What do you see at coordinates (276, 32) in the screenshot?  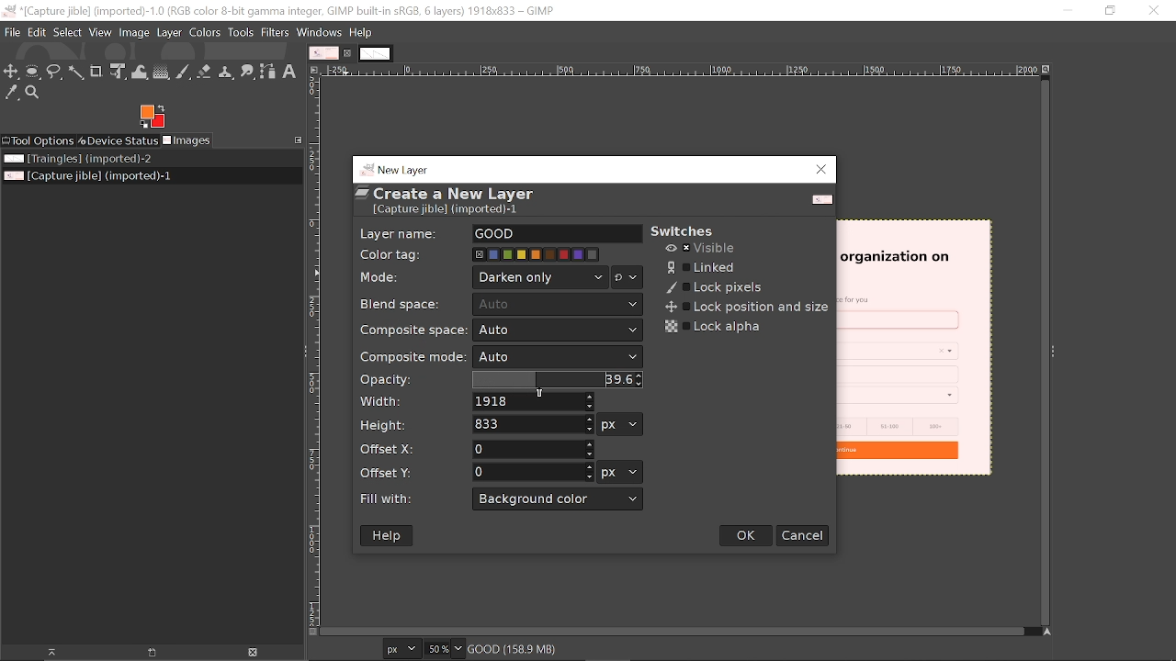 I see `Filters` at bounding box center [276, 32].